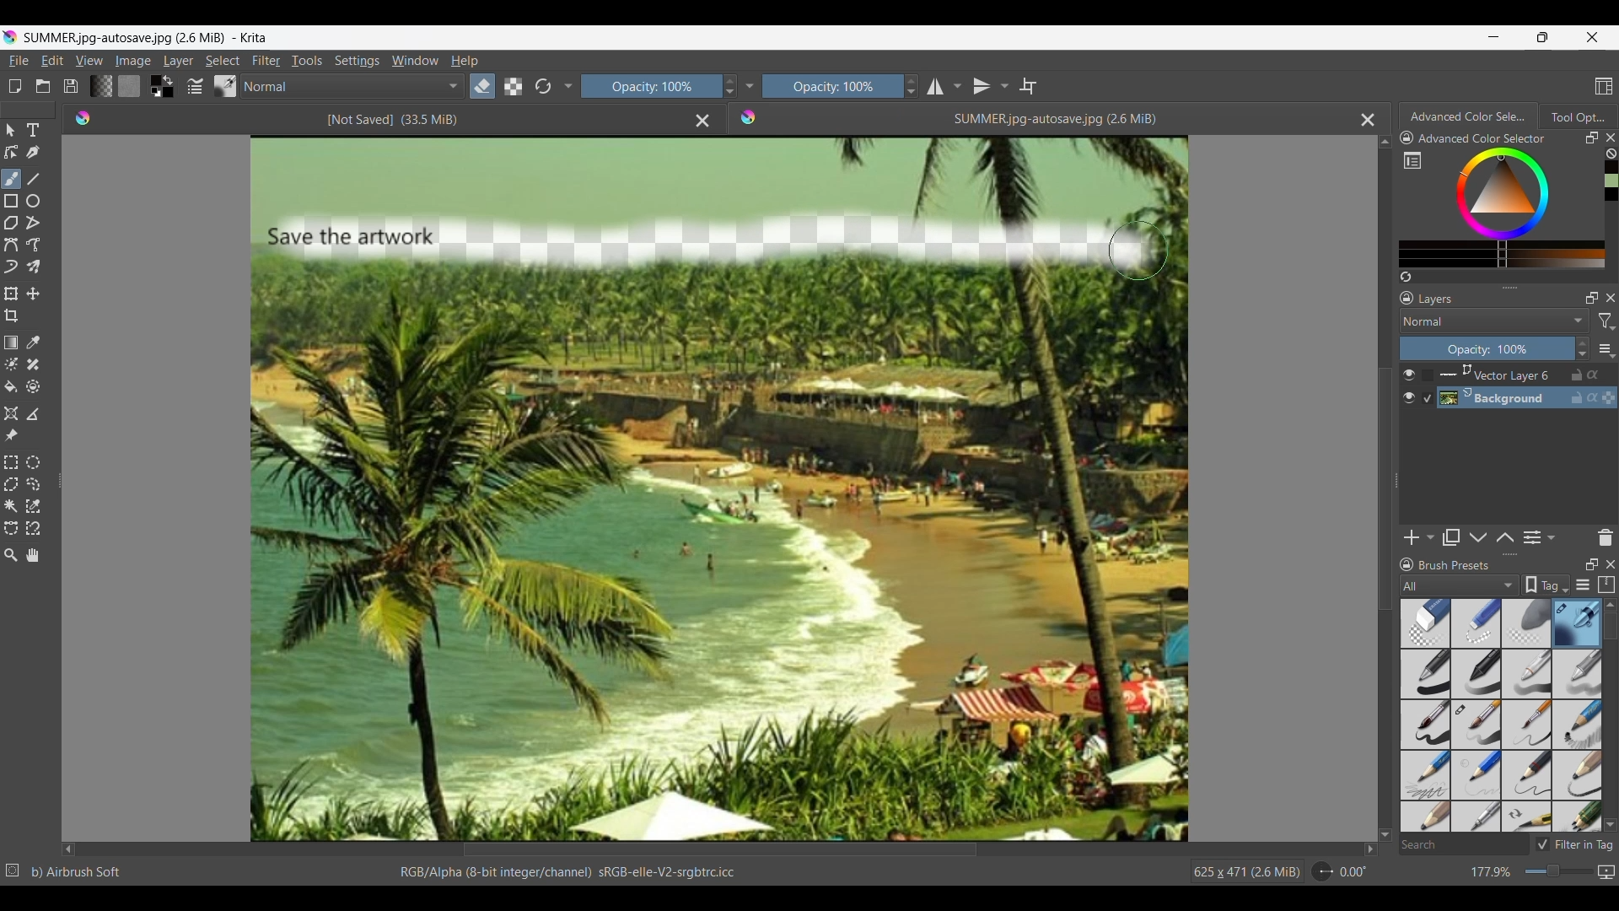  Describe the element at coordinates (750, 117) in the screenshot. I see `Logo` at that location.